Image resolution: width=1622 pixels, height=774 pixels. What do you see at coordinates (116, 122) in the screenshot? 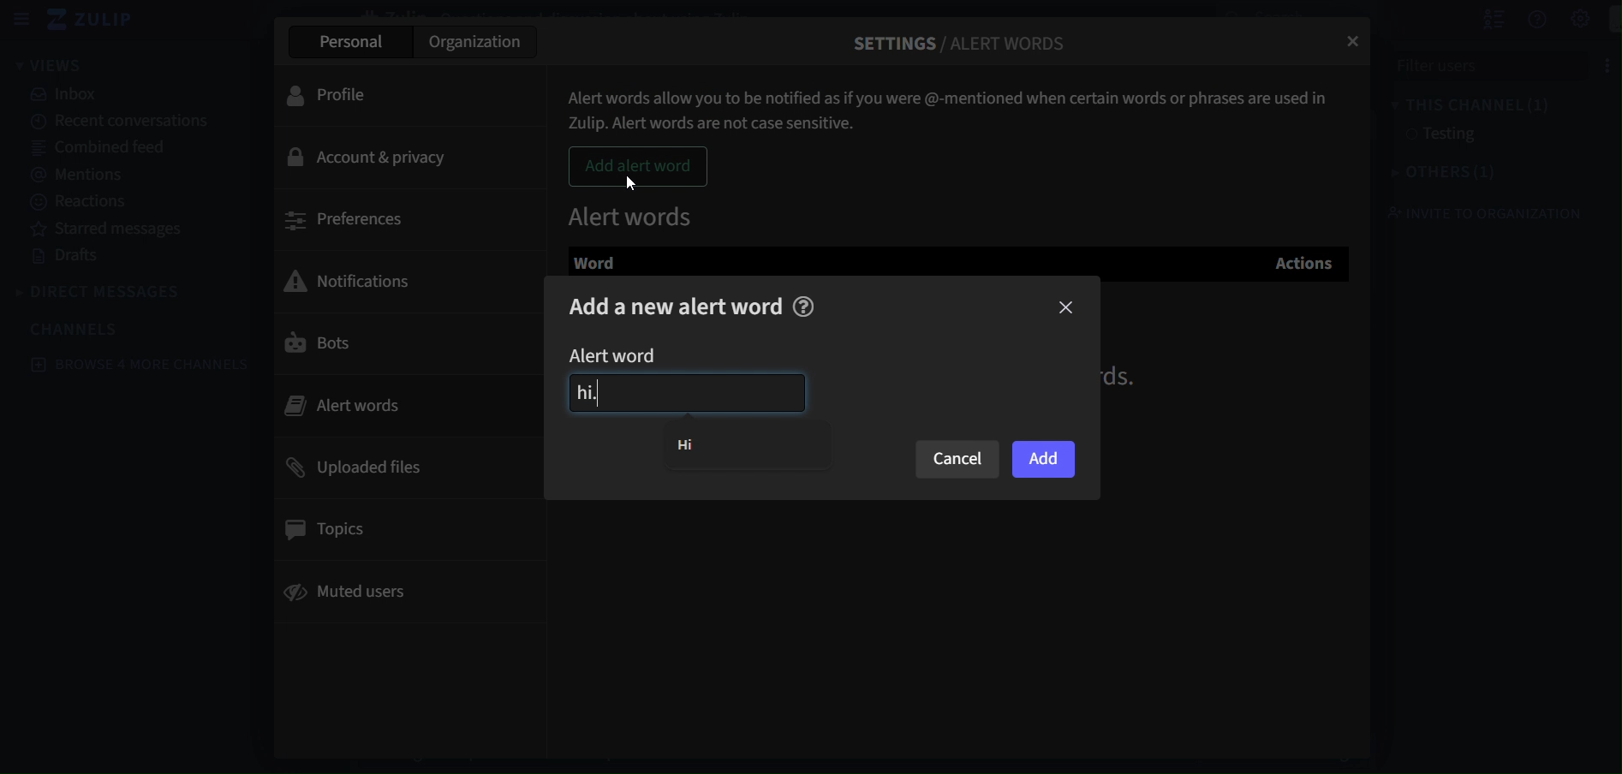
I see `recent conversations` at bounding box center [116, 122].